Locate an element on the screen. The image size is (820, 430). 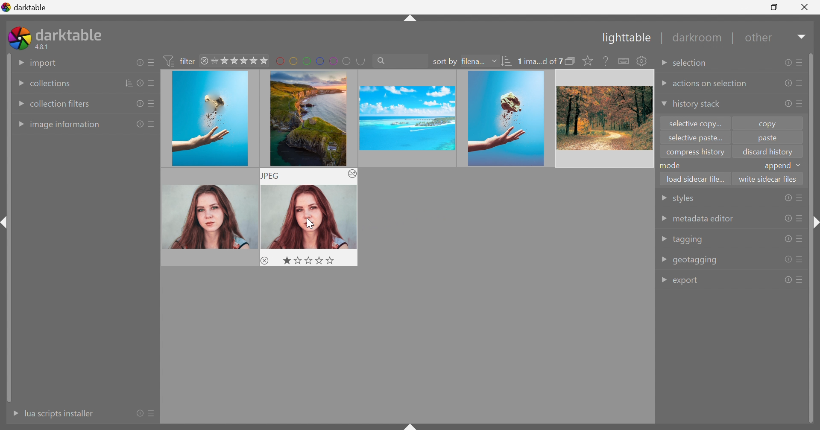
selective paste... is located at coordinates (693, 139).